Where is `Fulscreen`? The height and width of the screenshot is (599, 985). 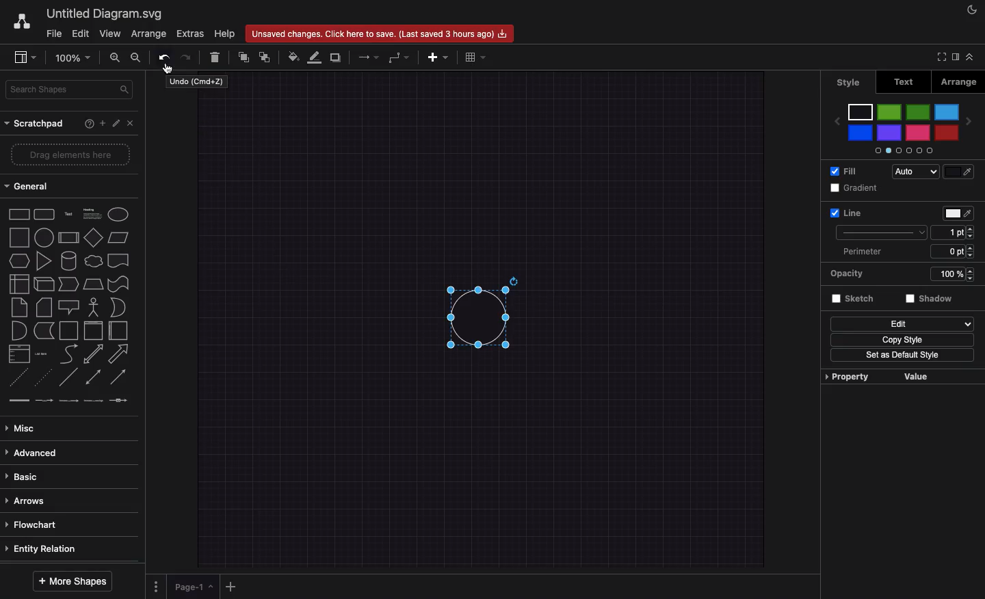
Fulscreen is located at coordinates (941, 57).